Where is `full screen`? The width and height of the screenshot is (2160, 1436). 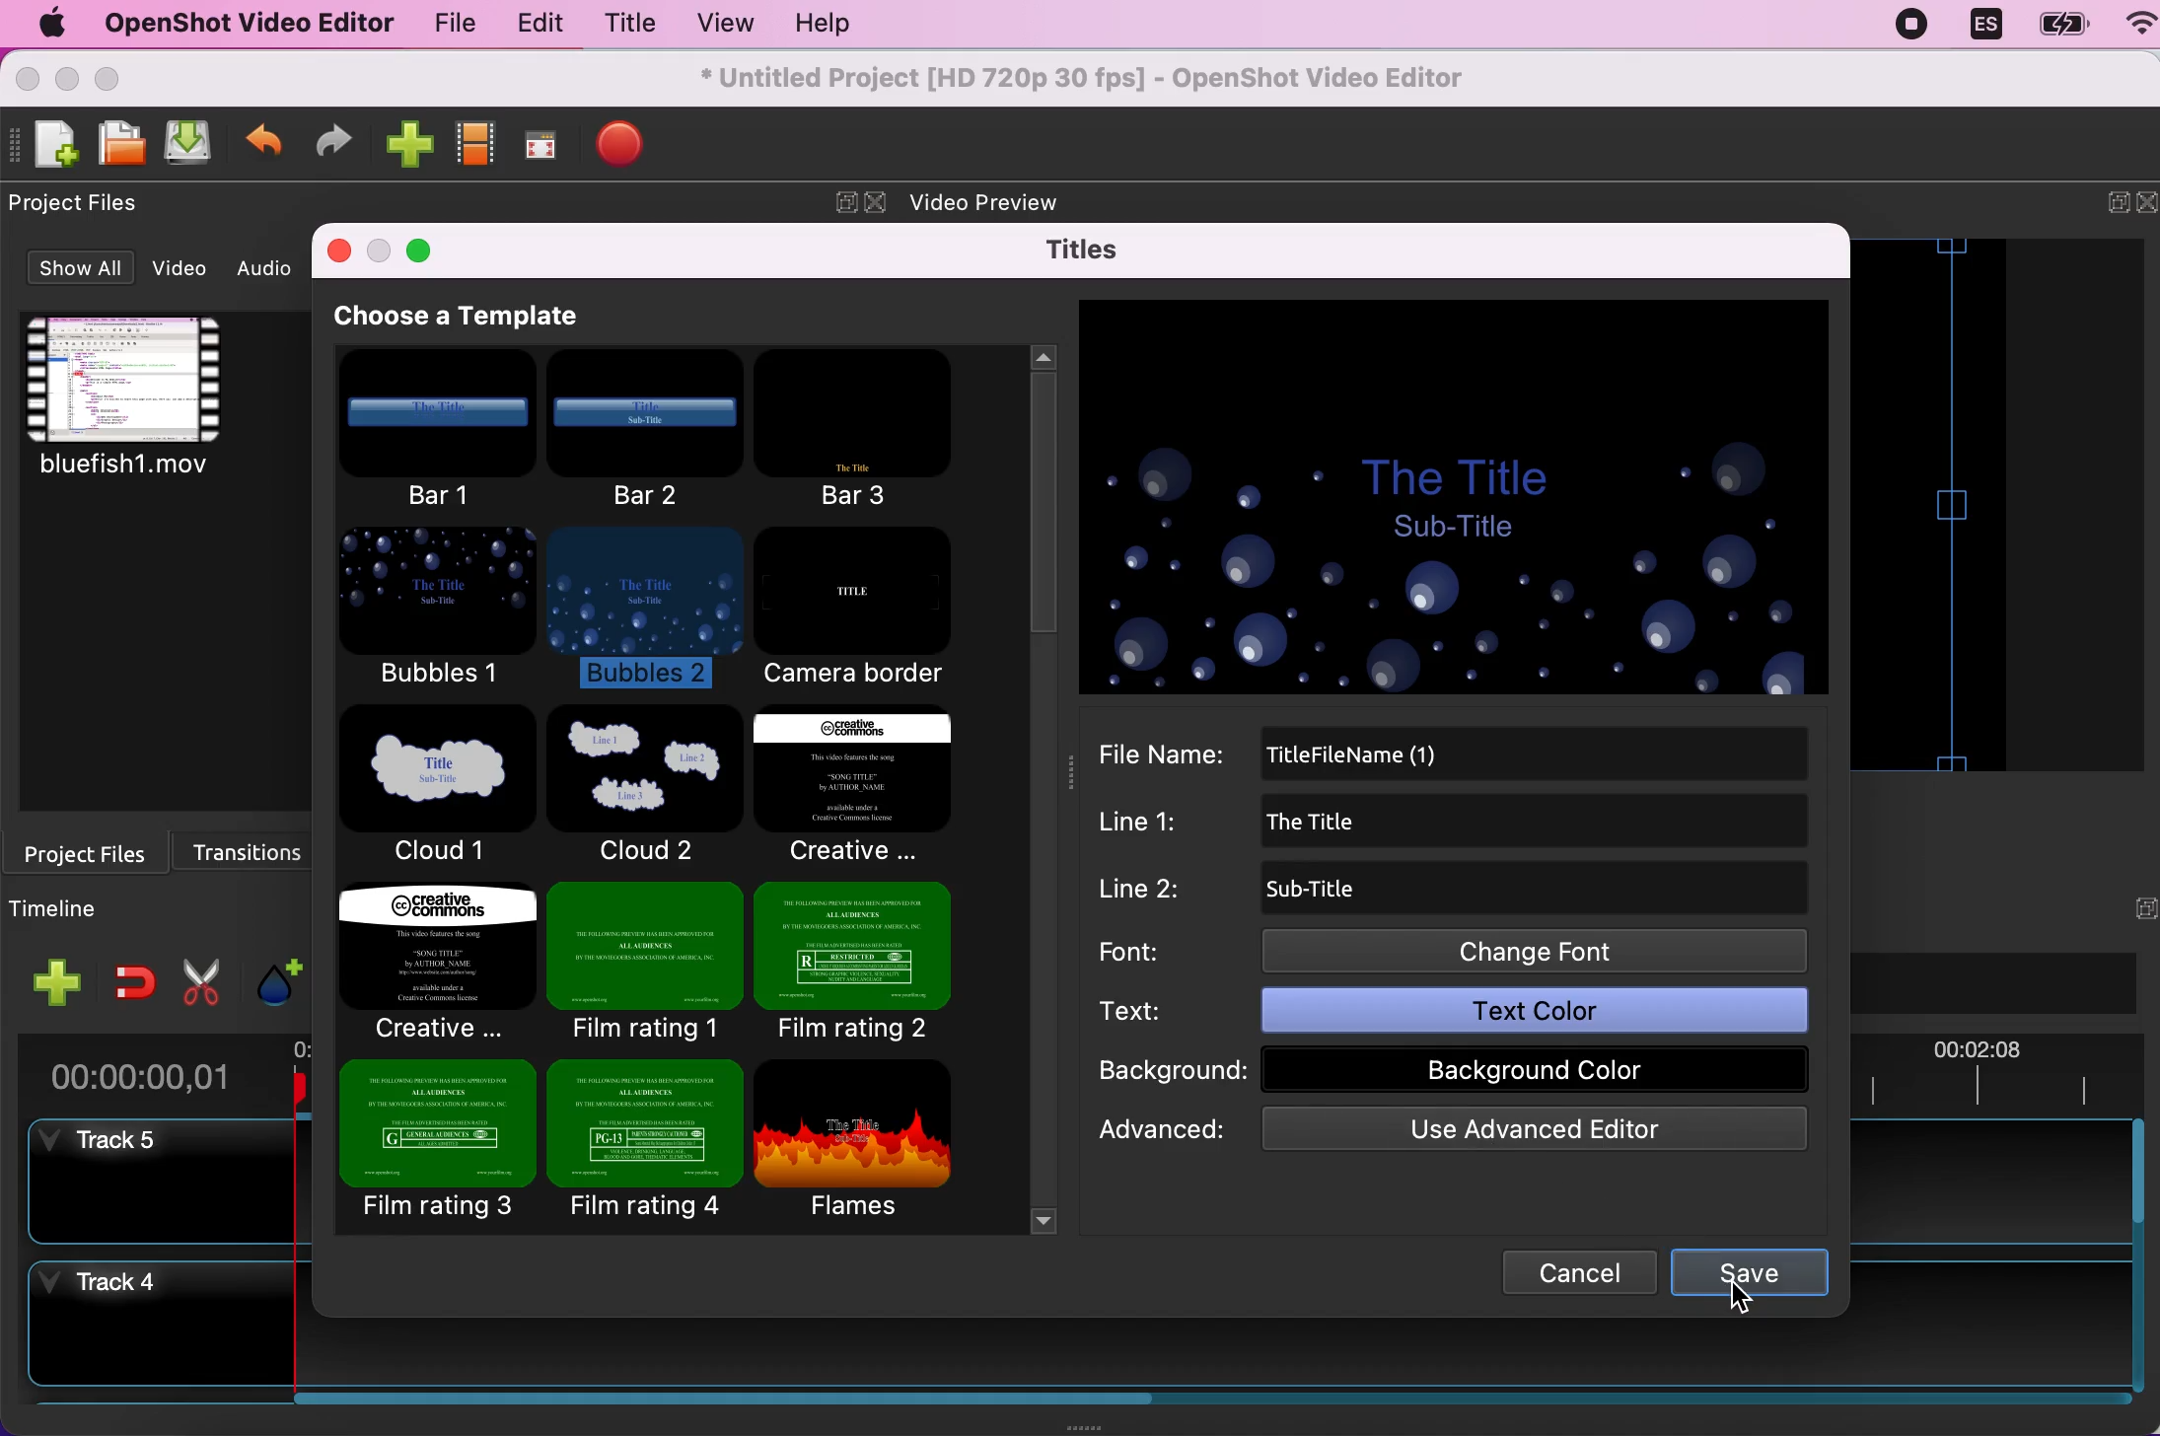 full screen is located at coordinates (539, 151).